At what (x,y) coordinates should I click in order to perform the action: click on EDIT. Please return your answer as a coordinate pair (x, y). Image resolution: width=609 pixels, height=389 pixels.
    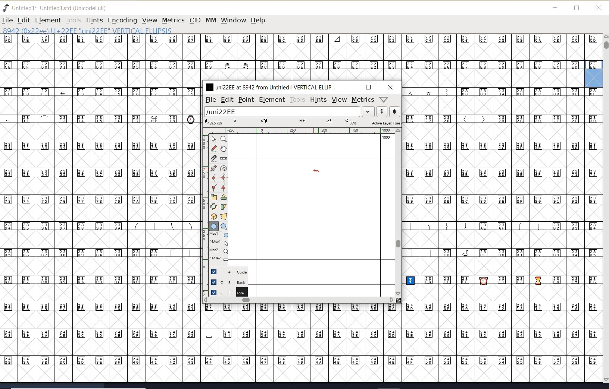
    Looking at the image, I should click on (24, 20).